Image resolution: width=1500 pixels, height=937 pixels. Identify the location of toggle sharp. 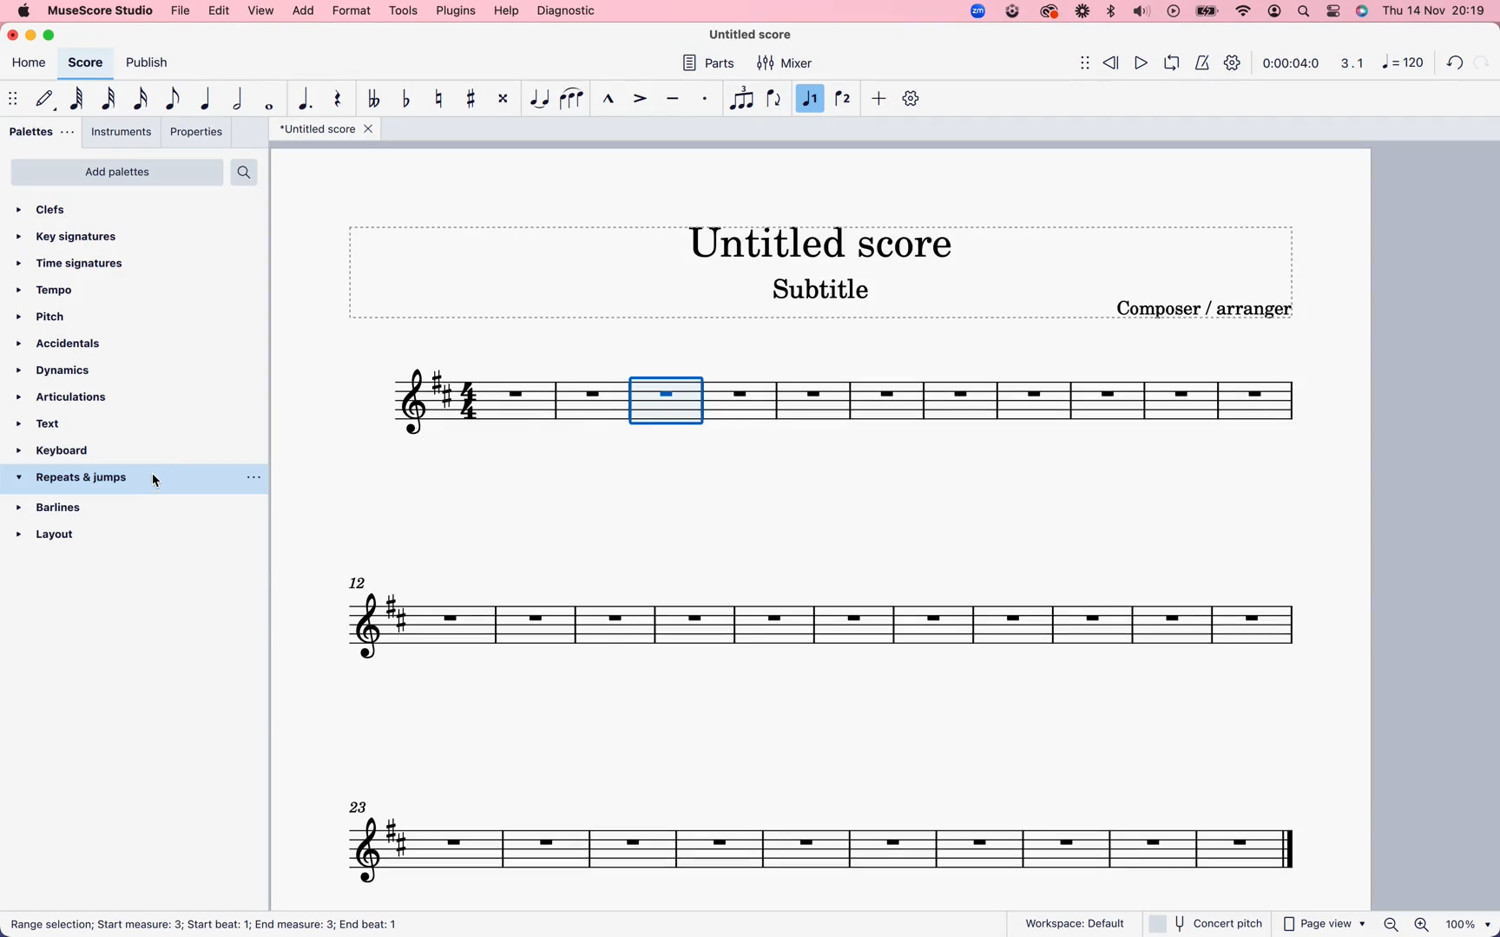
(475, 99).